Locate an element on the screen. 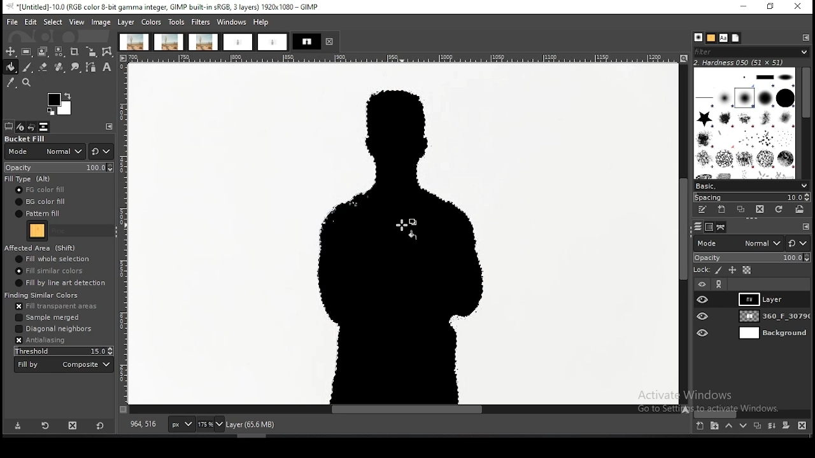  configure this tab is located at coordinates (805, 38).